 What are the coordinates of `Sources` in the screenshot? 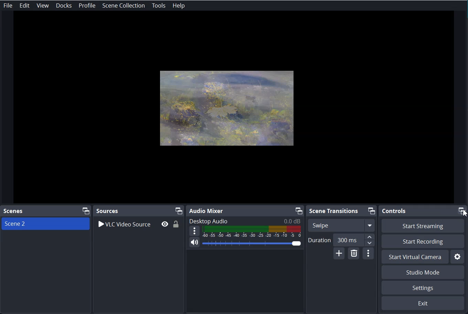 It's located at (108, 211).